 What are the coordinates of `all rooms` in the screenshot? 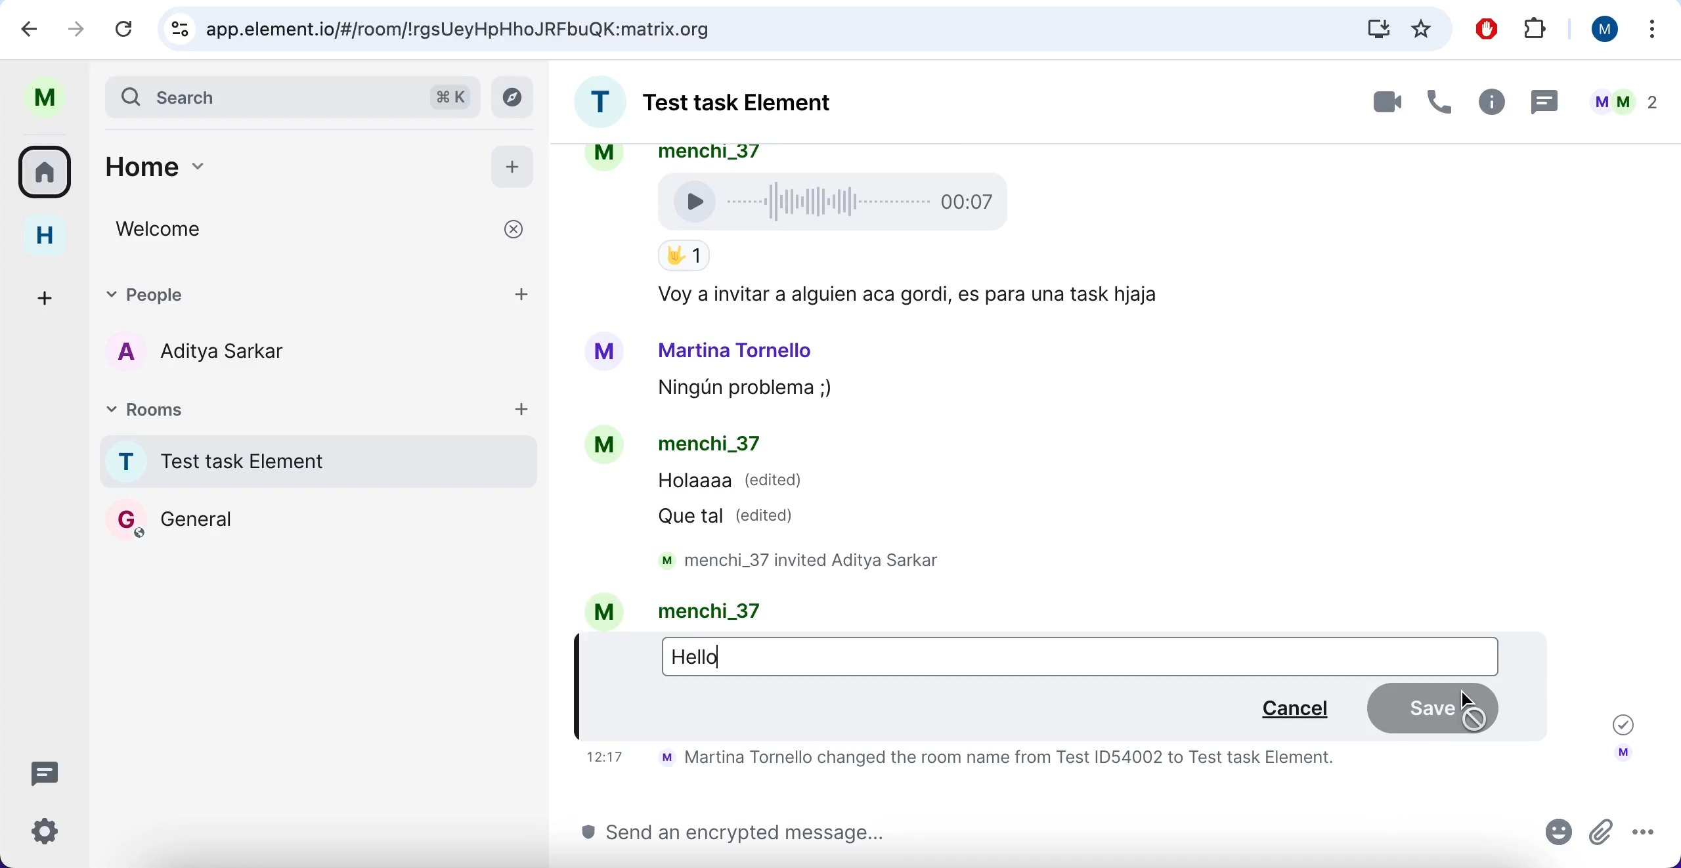 It's located at (47, 173).